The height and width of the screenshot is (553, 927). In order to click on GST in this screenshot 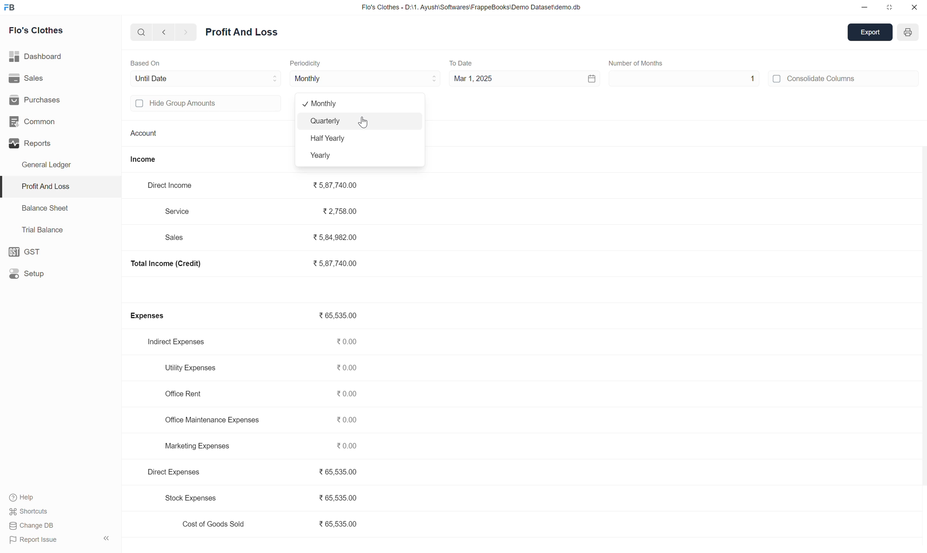, I will do `click(31, 250)`.